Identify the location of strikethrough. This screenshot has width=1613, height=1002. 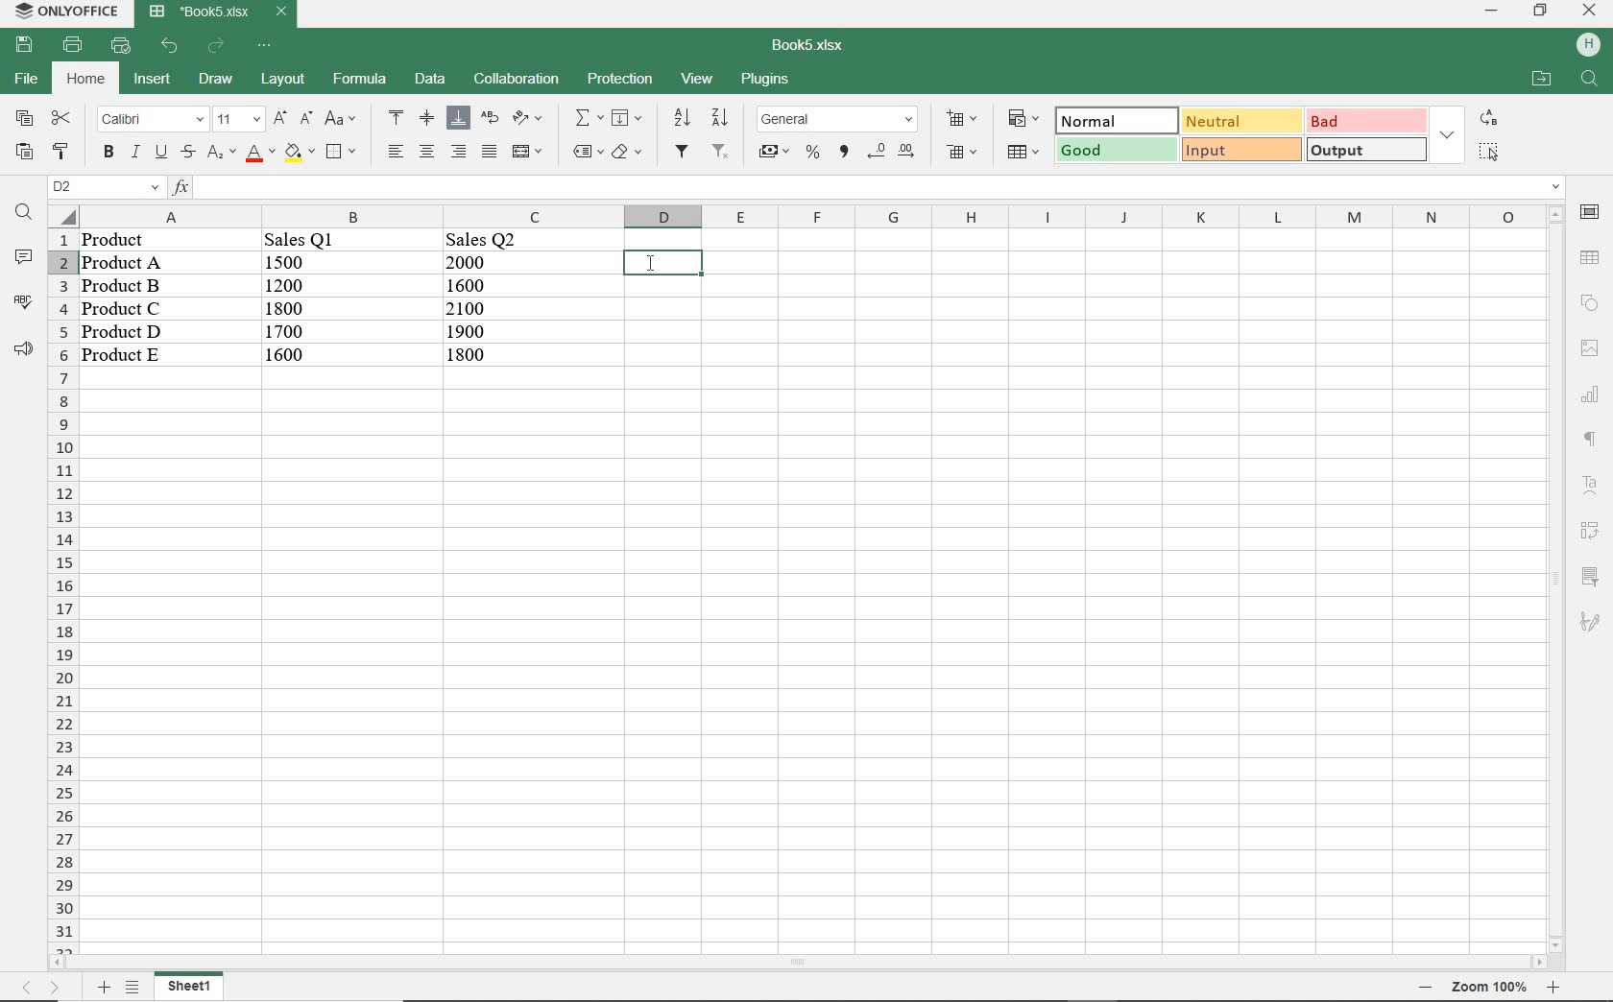
(186, 152).